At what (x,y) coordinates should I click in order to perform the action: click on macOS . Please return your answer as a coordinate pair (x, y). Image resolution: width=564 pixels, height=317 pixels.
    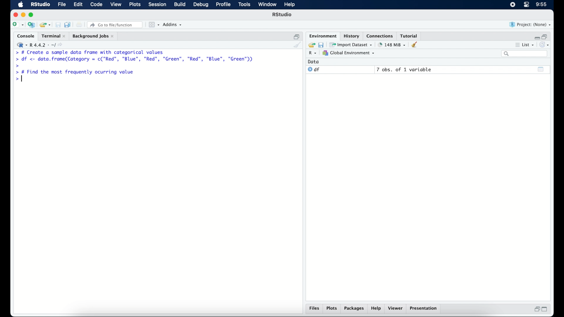
    Looking at the image, I should click on (21, 5).